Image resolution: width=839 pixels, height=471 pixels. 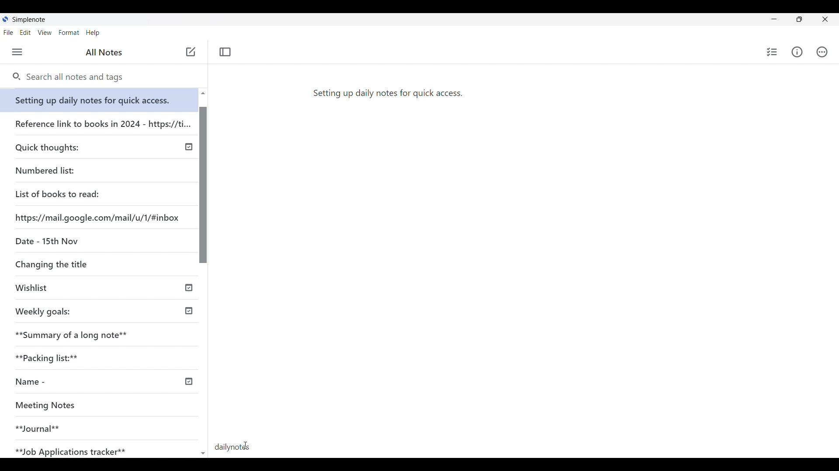 What do you see at coordinates (70, 169) in the screenshot?
I see `Numbered list` at bounding box center [70, 169].